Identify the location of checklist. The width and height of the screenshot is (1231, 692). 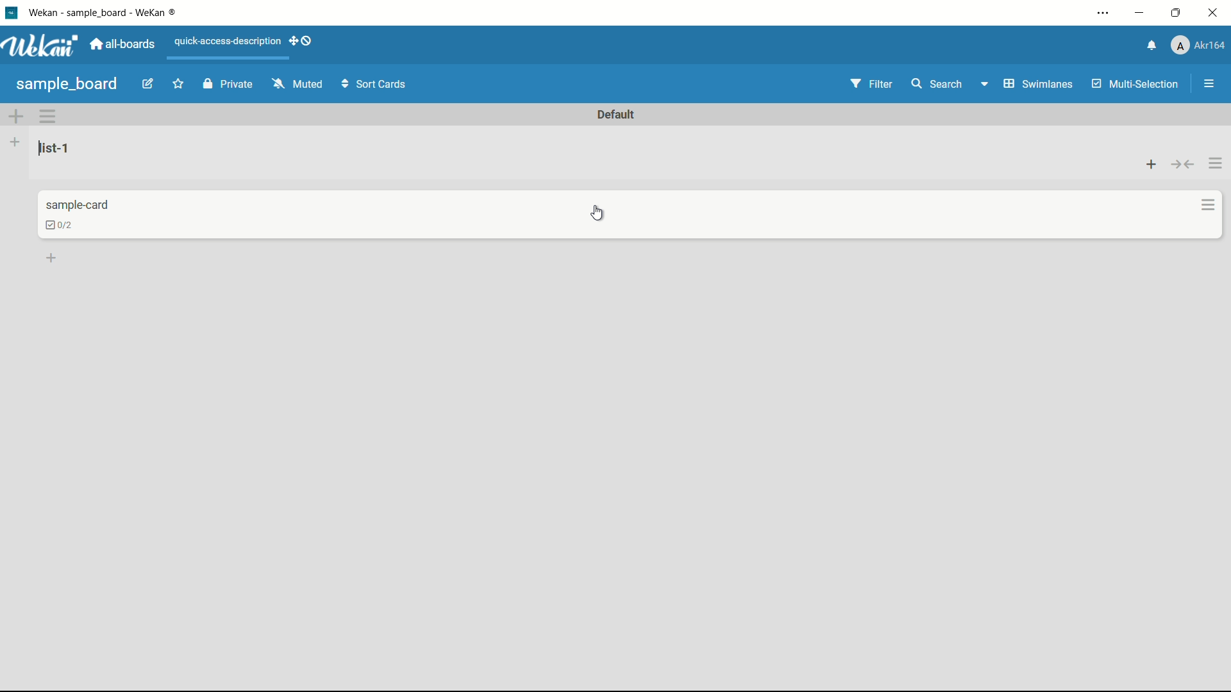
(63, 224).